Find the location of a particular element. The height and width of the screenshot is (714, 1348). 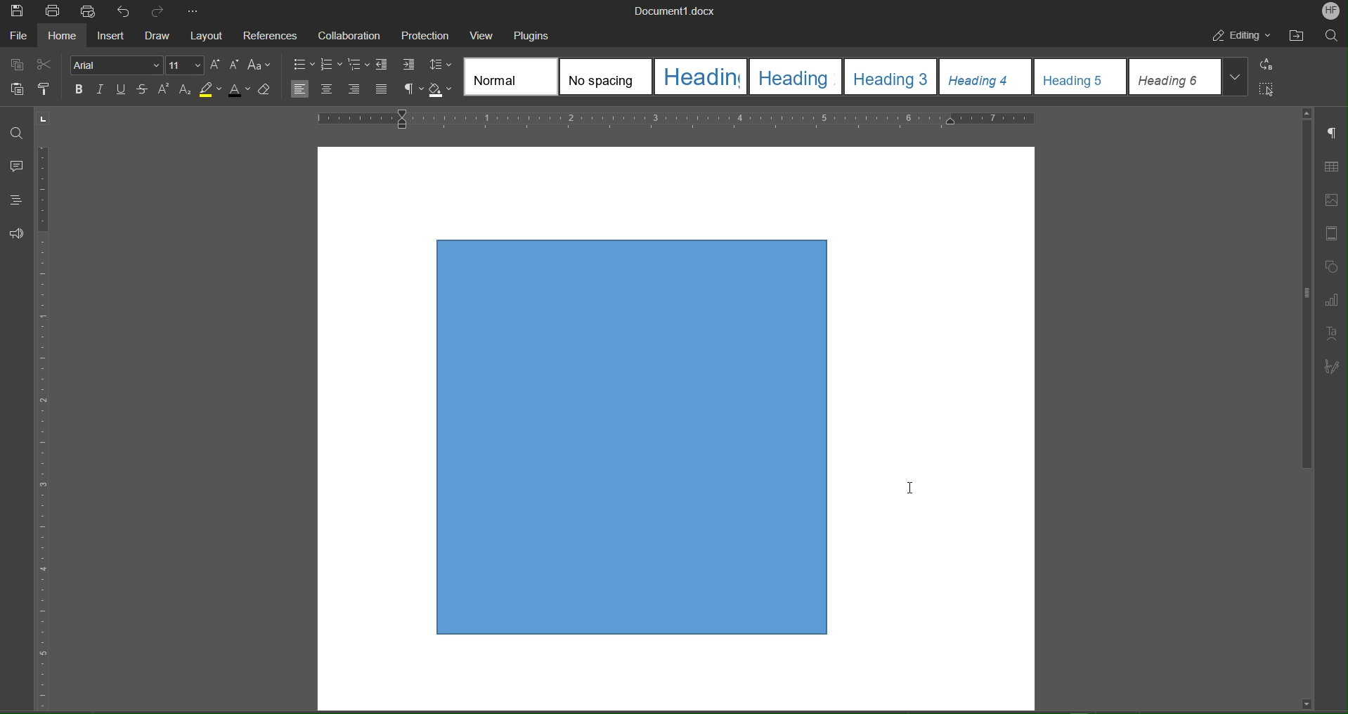

Text Color is located at coordinates (239, 91).